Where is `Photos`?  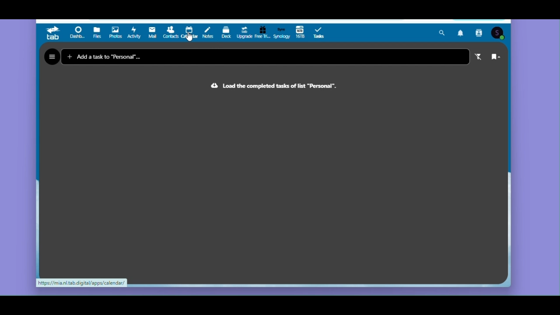
Photos is located at coordinates (115, 33).